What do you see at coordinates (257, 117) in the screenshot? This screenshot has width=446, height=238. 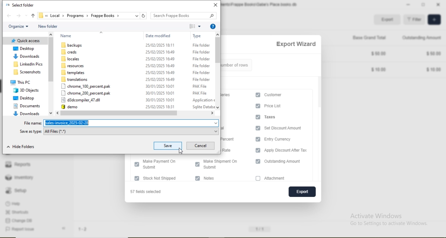 I see `checkbox` at bounding box center [257, 117].